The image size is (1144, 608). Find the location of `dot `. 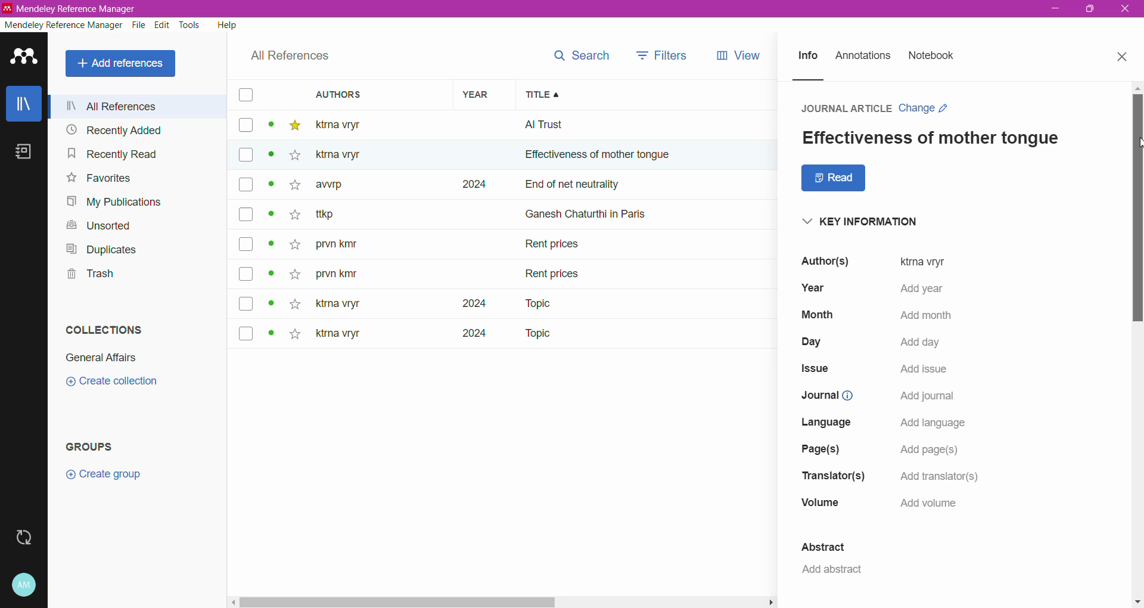

dot  is located at coordinates (271, 277).